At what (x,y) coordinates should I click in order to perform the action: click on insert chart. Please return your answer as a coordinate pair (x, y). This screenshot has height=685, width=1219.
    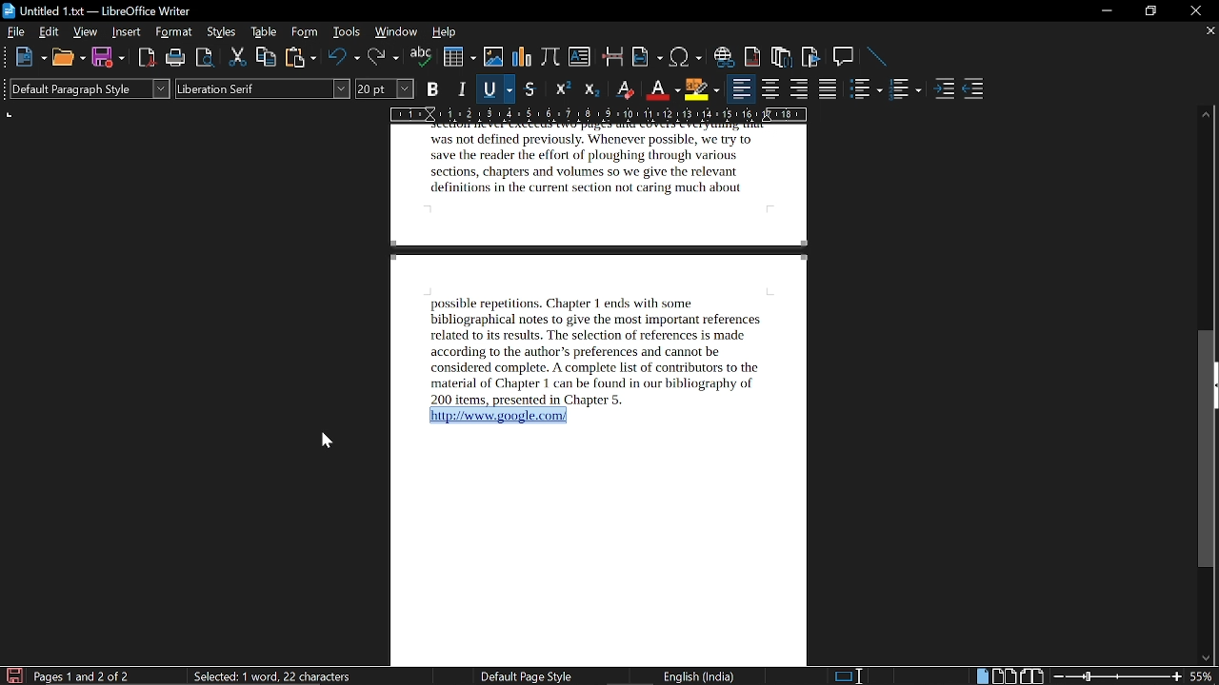
    Looking at the image, I should click on (523, 59).